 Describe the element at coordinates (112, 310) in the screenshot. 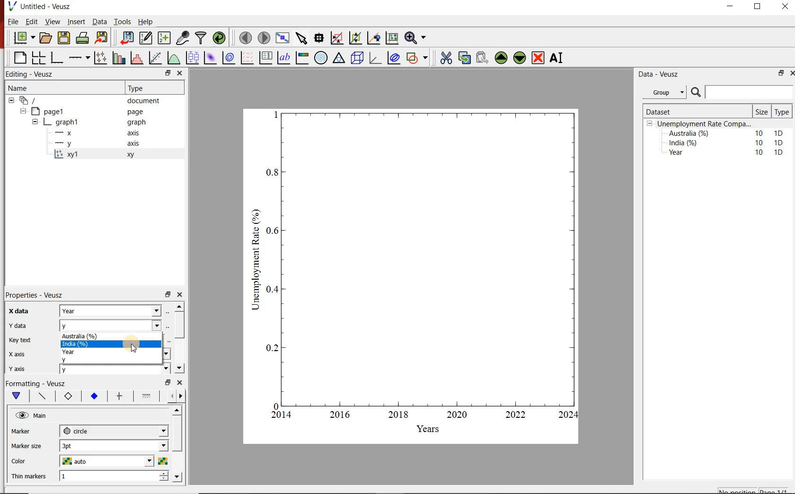

I see `Year` at that location.